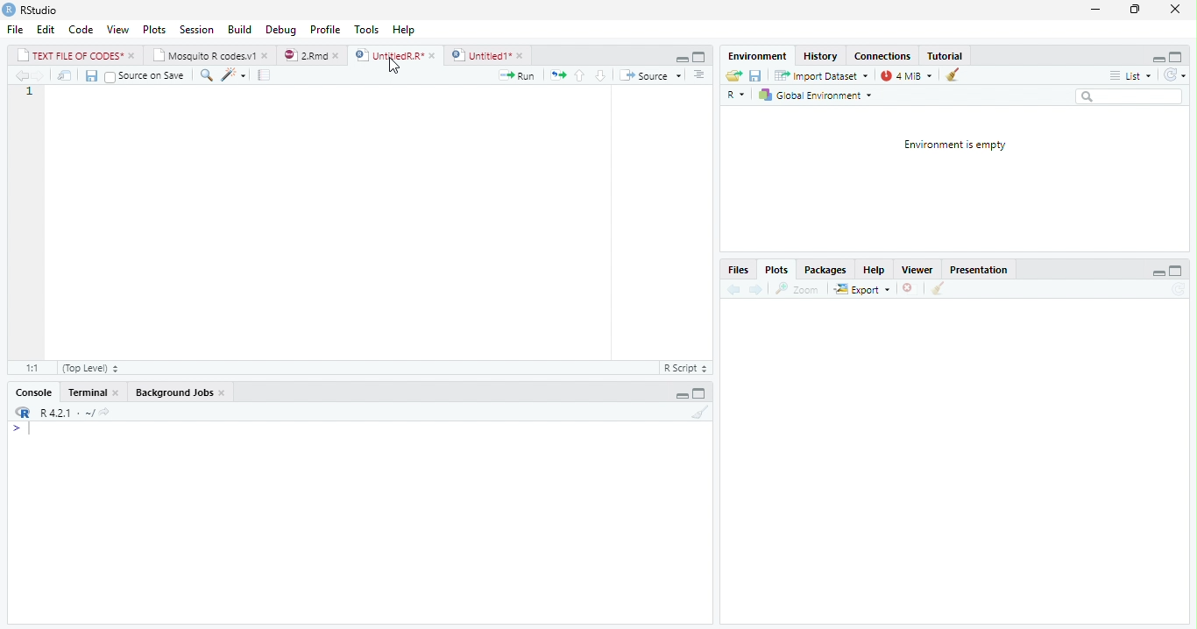 The height and width of the screenshot is (629, 1197). Describe the element at coordinates (312, 54) in the screenshot. I see `2rmd` at that location.